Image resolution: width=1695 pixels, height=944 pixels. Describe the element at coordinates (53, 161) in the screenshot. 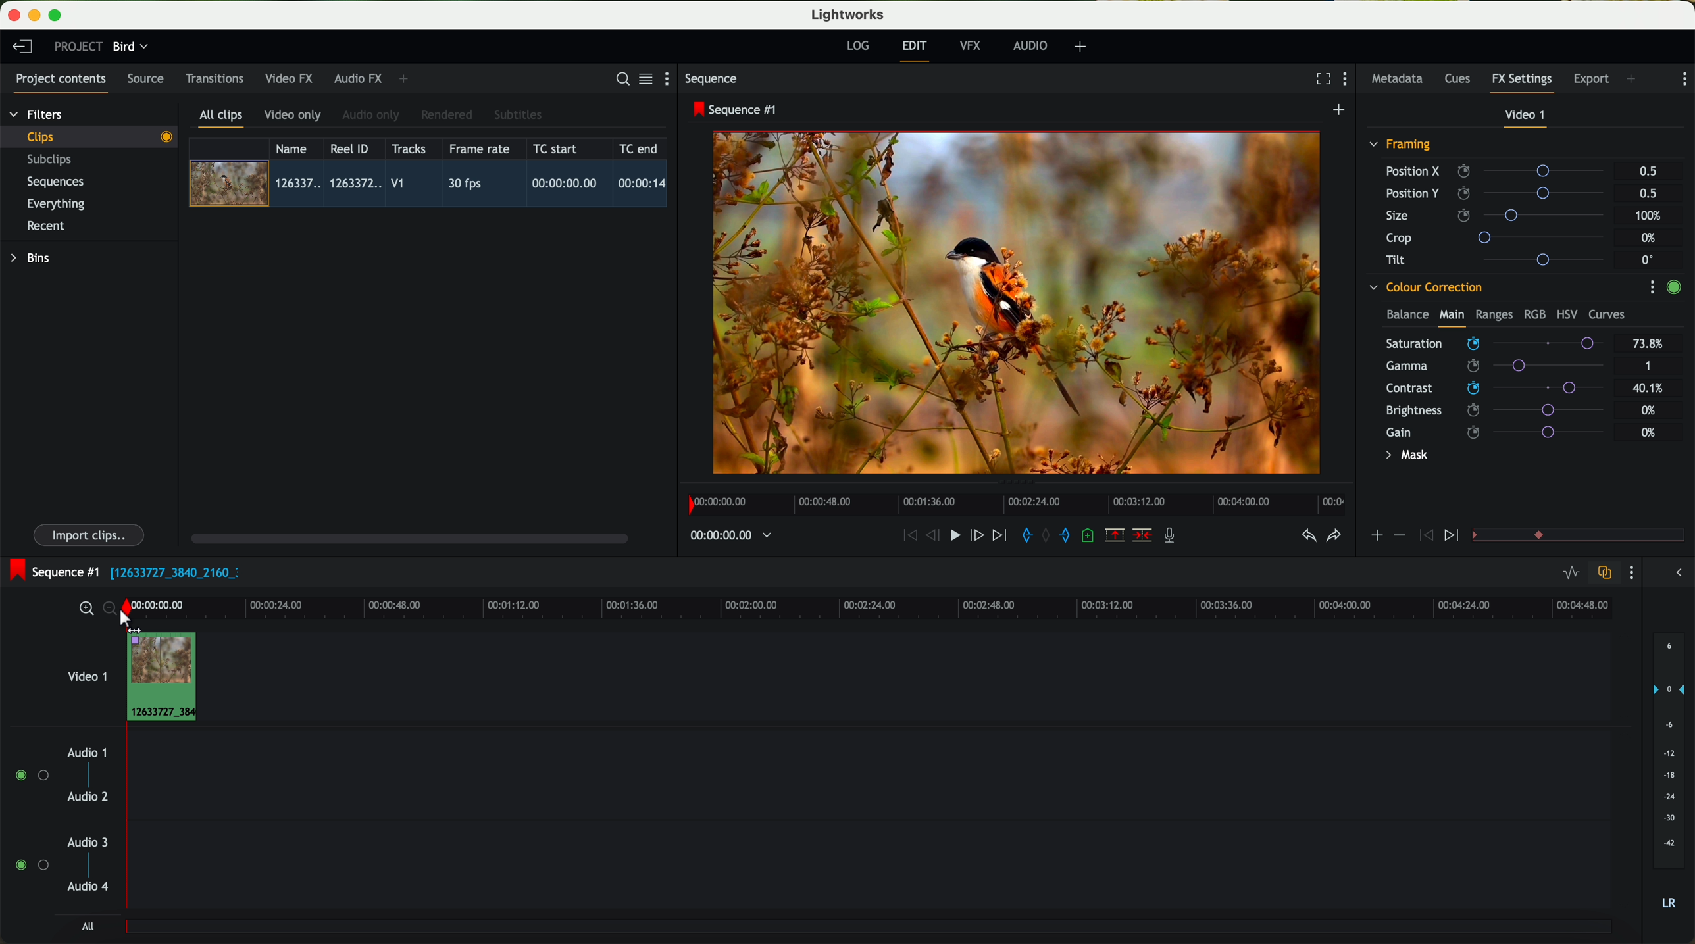

I see `subclips` at that location.